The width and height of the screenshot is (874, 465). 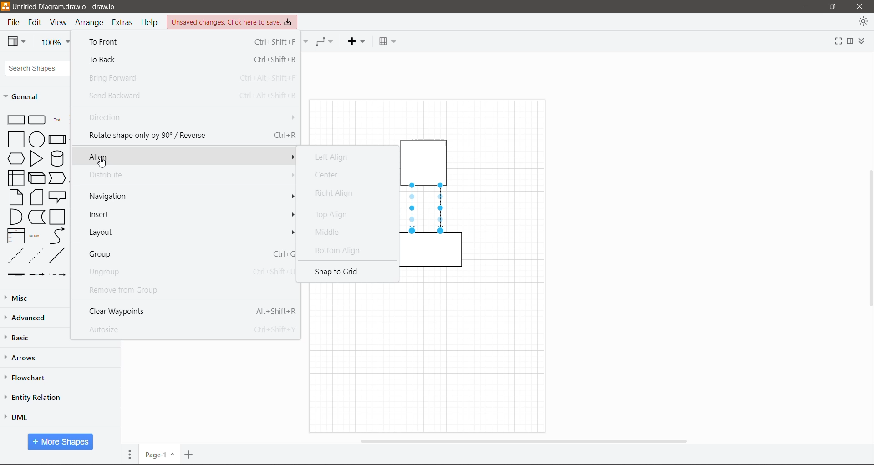 What do you see at coordinates (863, 23) in the screenshot?
I see `Appearance` at bounding box center [863, 23].